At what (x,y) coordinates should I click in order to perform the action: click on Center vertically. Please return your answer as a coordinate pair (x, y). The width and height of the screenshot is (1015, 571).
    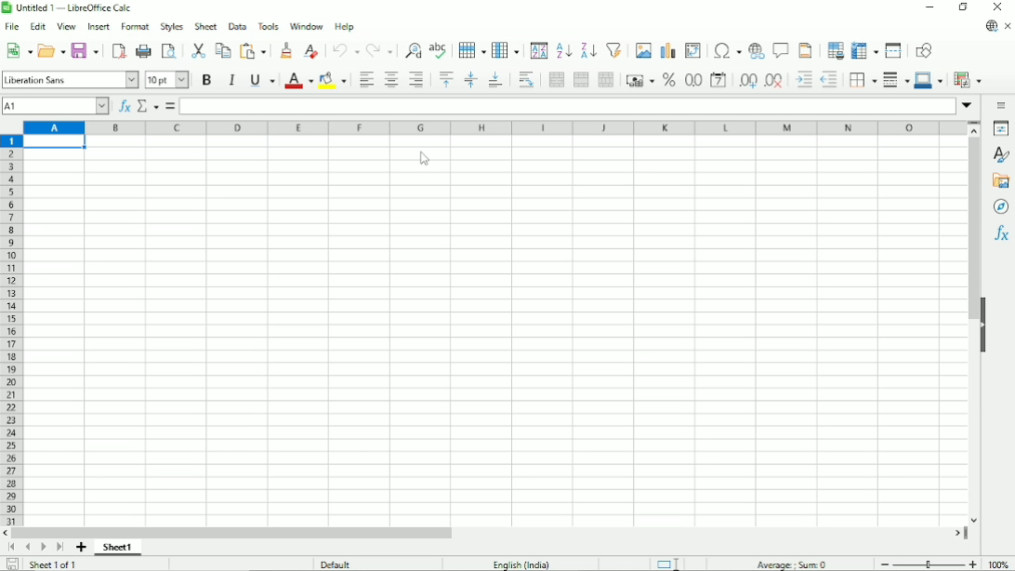
    Looking at the image, I should click on (470, 80).